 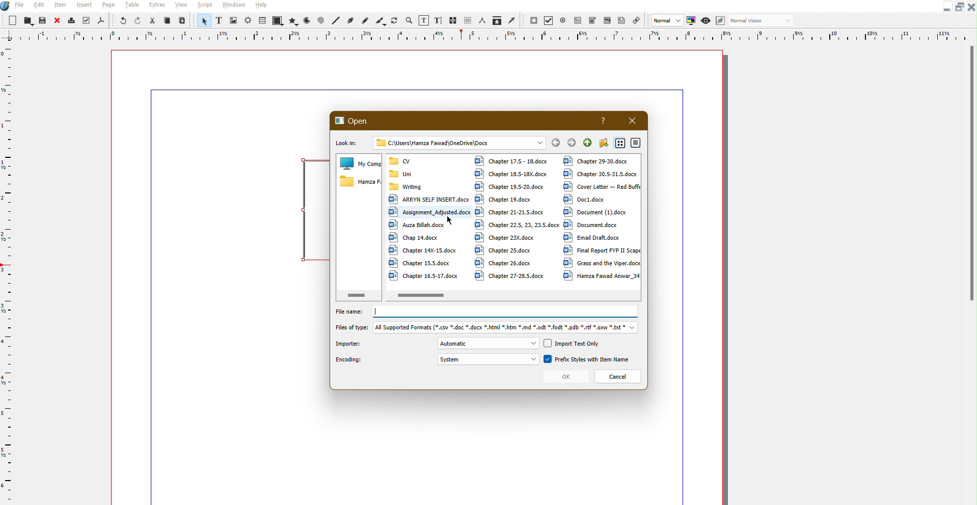 I want to click on Undo, so click(x=123, y=21).